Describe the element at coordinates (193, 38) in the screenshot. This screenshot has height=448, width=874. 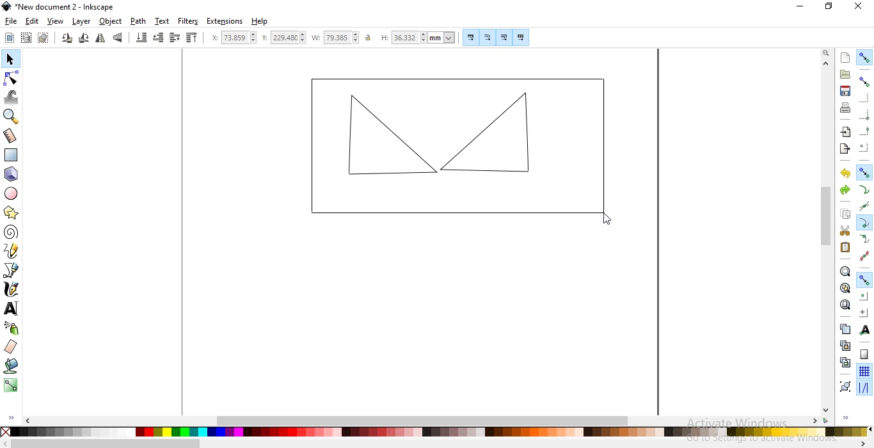
I see `raise selection to top` at that location.